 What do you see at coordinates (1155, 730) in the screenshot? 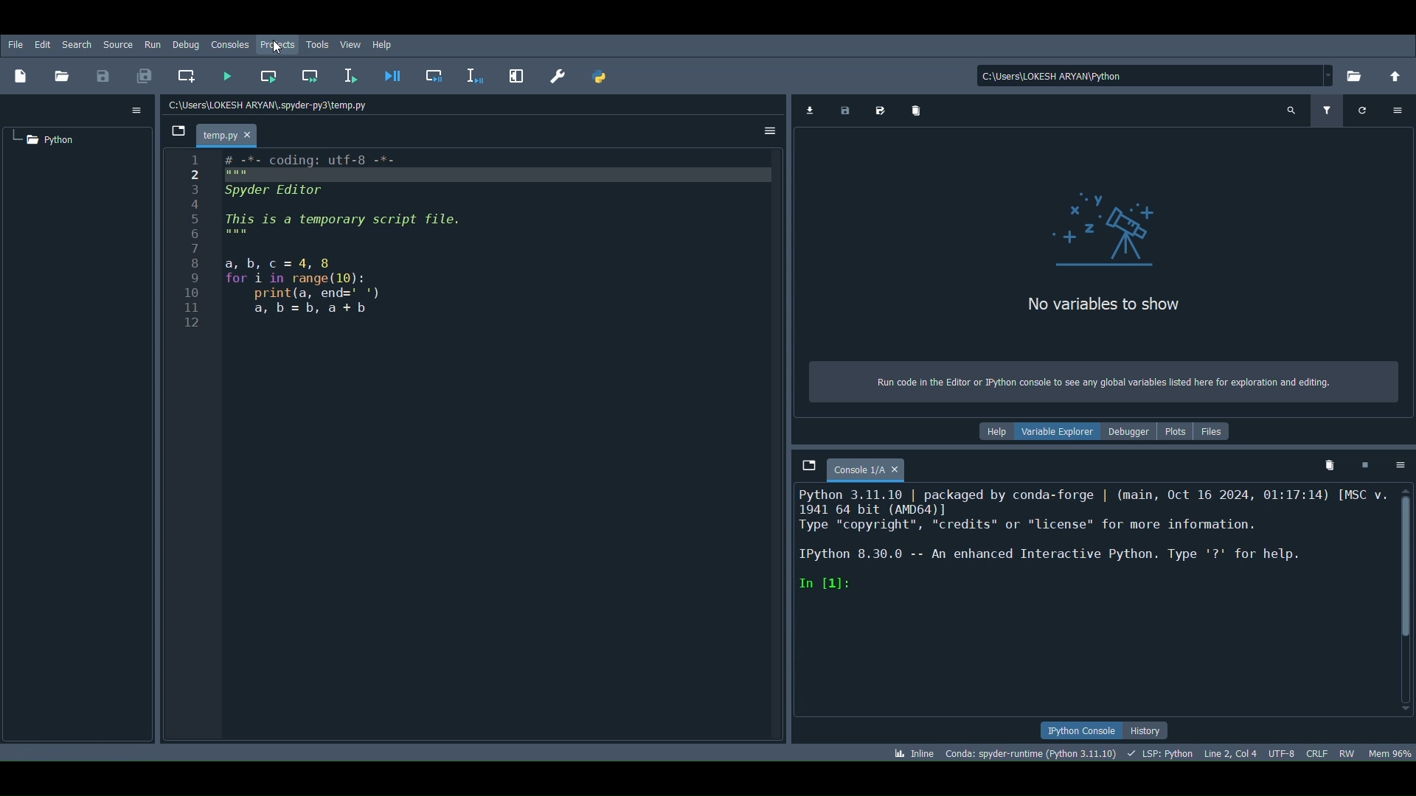
I see `History` at bounding box center [1155, 730].